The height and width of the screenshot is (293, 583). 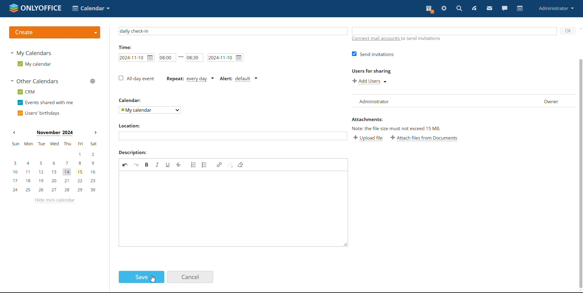 I want to click on all-day event checkbox, so click(x=136, y=78).